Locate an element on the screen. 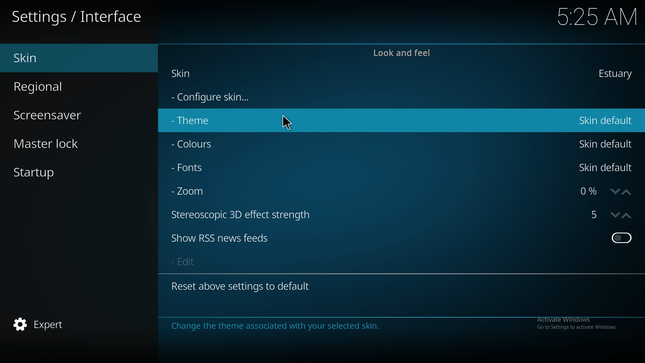  expert is located at coordinates (53, 325).